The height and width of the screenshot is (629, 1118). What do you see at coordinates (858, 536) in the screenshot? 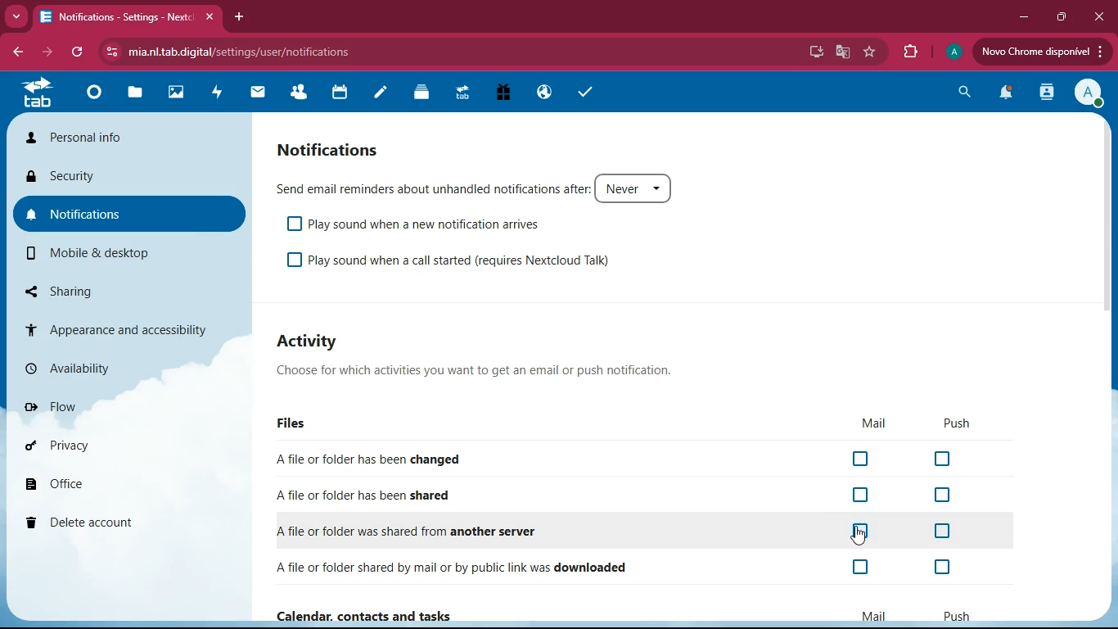
I see `cursor` at bounding box center [858, 536].